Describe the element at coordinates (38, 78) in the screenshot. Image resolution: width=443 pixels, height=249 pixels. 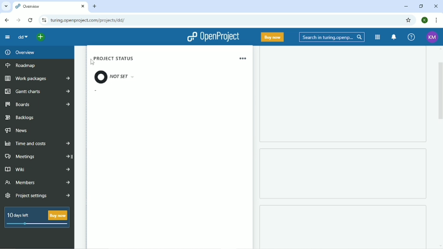
I see `Work packages` at that location.